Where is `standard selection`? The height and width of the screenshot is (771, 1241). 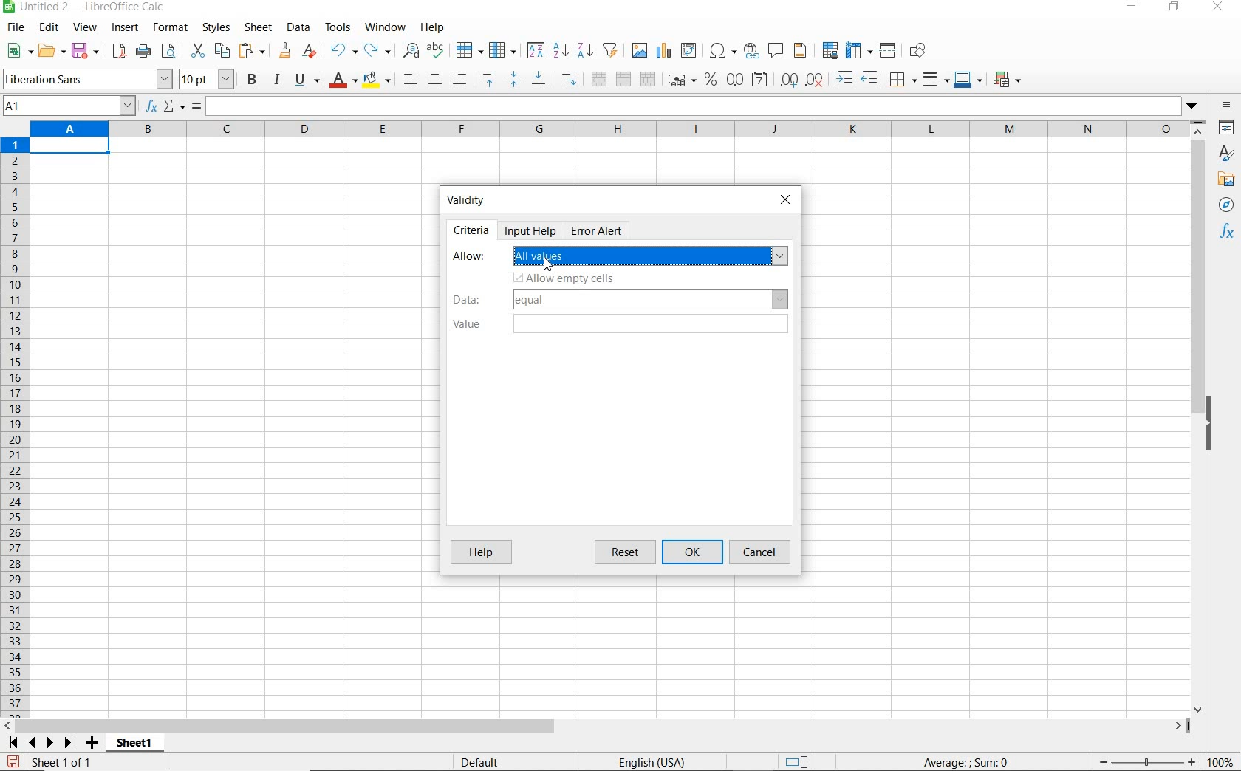 standard selection is located at coordinates (797, 763).